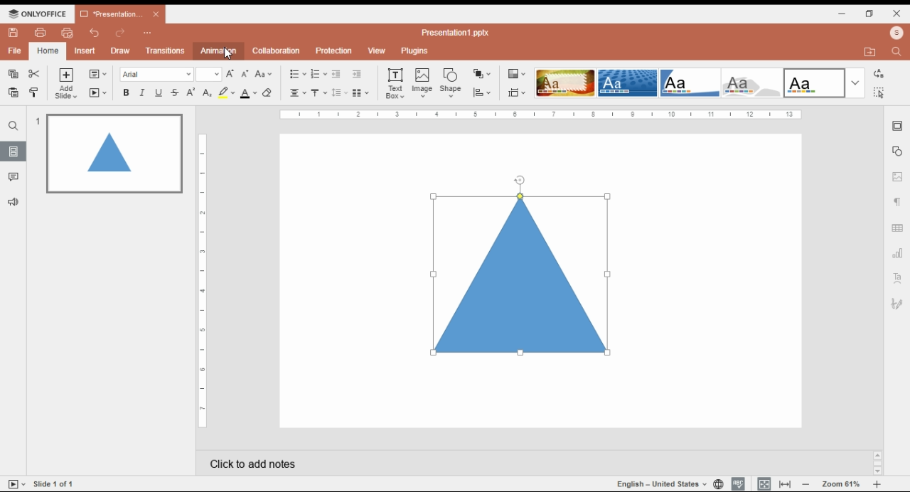  I want to click on find, so click(879, 93).